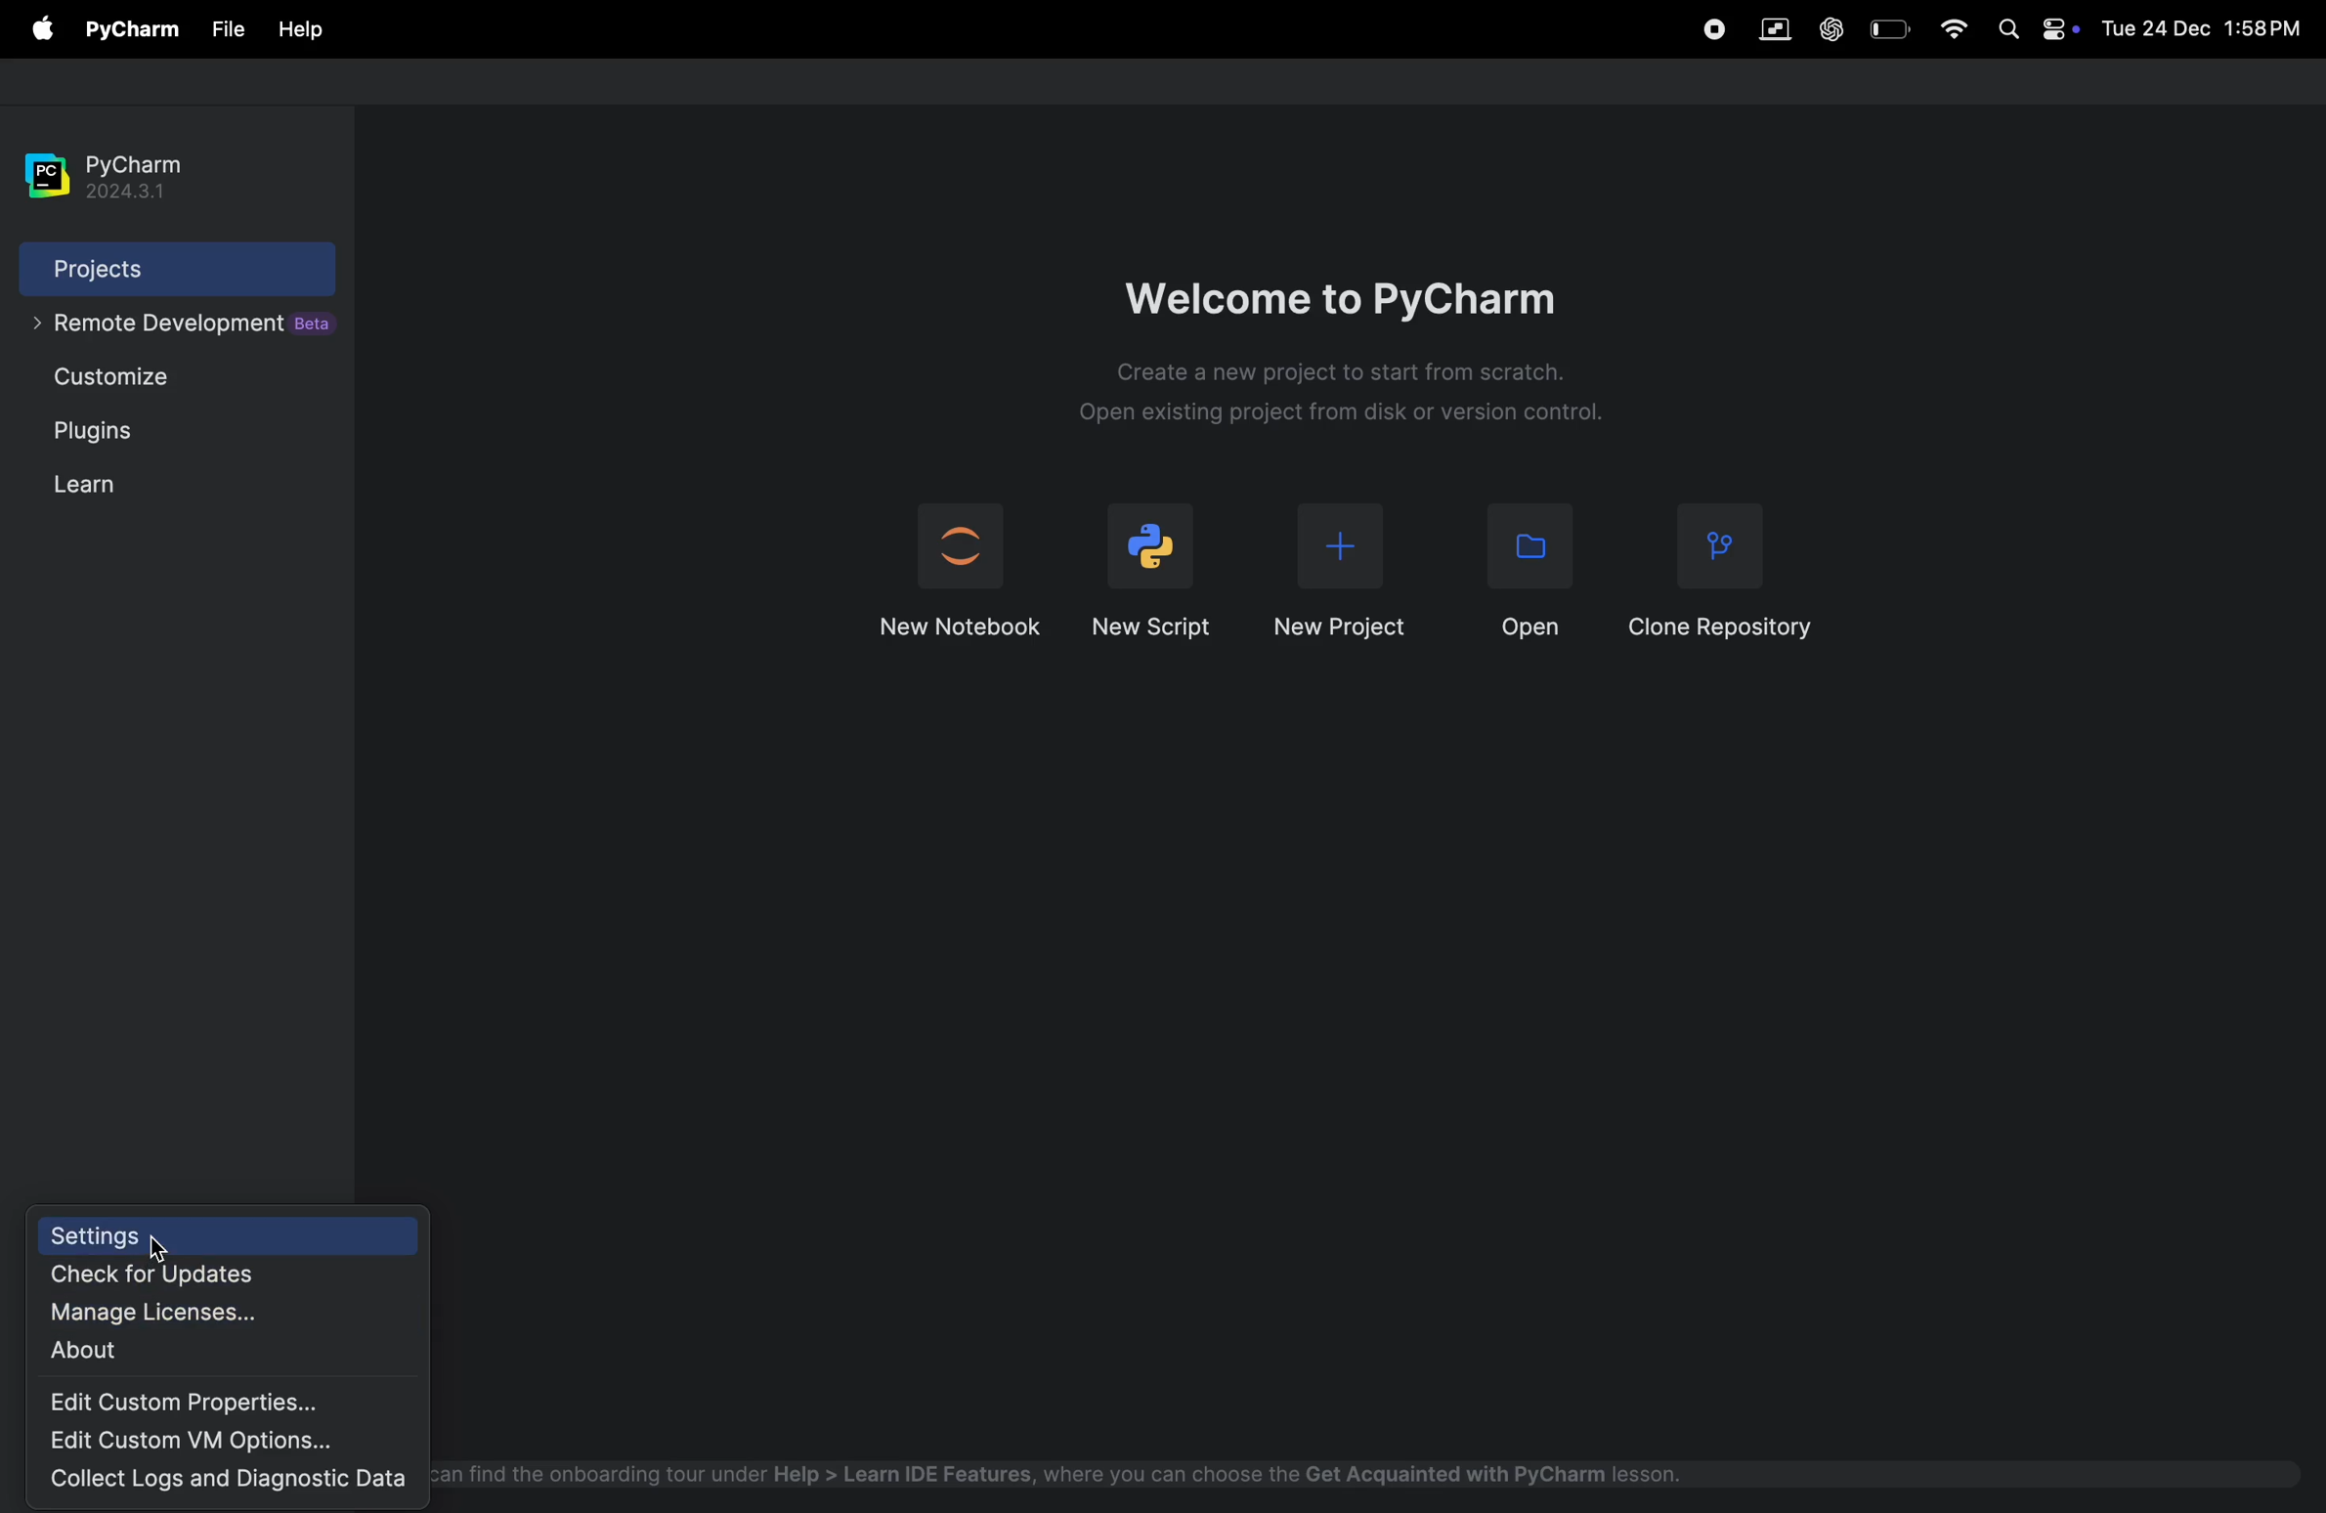 This screenshot has height=1513, width=2326. Describe the element at coordinates (194, 1441) in the screenshot. I see `Edit Custom VM options` at that location.